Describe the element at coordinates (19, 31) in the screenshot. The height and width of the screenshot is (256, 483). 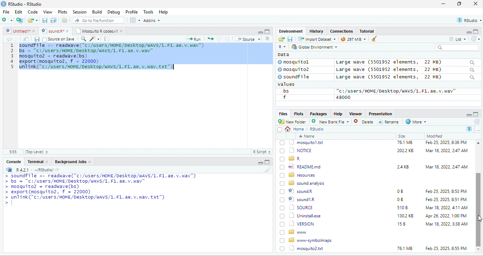
I see `© Untitied1* »` at that location.